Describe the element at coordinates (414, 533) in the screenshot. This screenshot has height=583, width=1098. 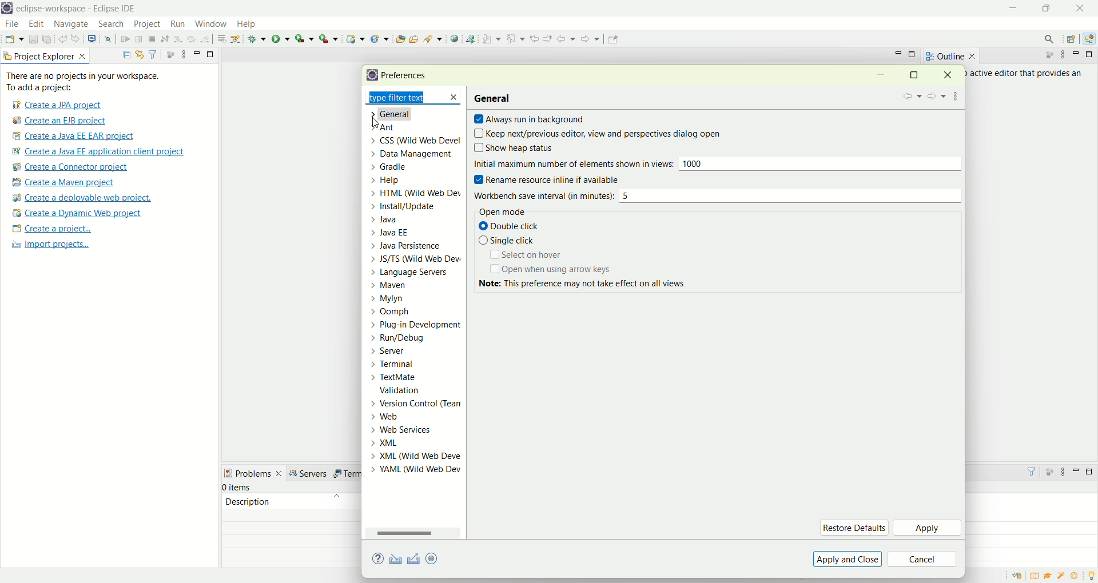
I see `scroll bar` at that location.